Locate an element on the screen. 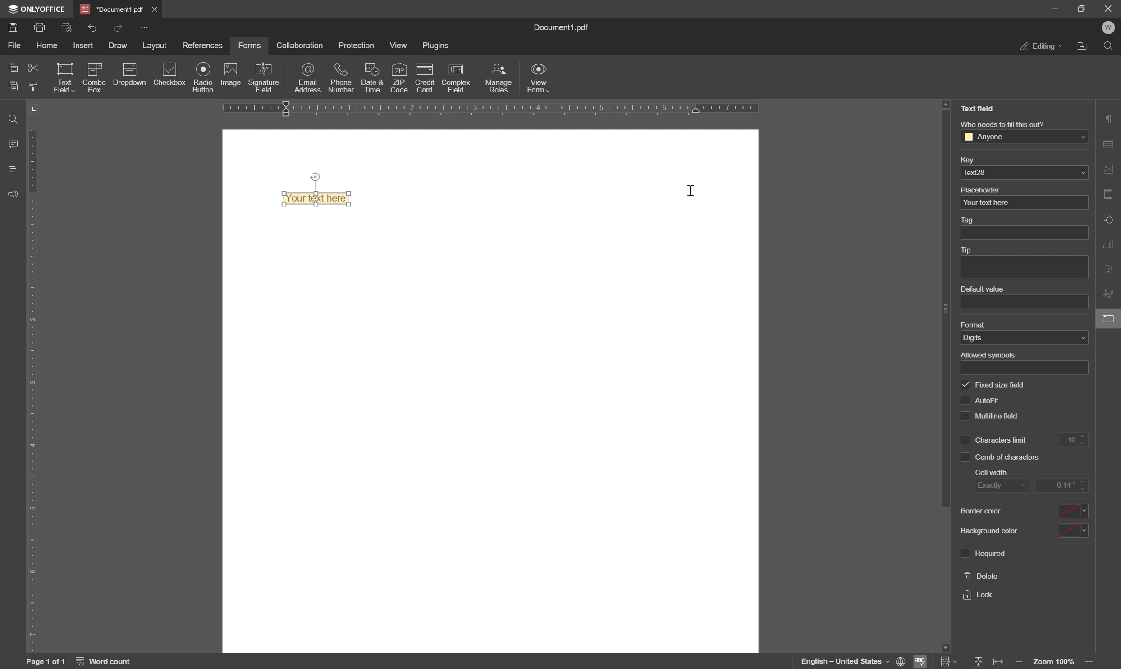 The image size is (1121, 669). delete is located at coordinates (978, 577).